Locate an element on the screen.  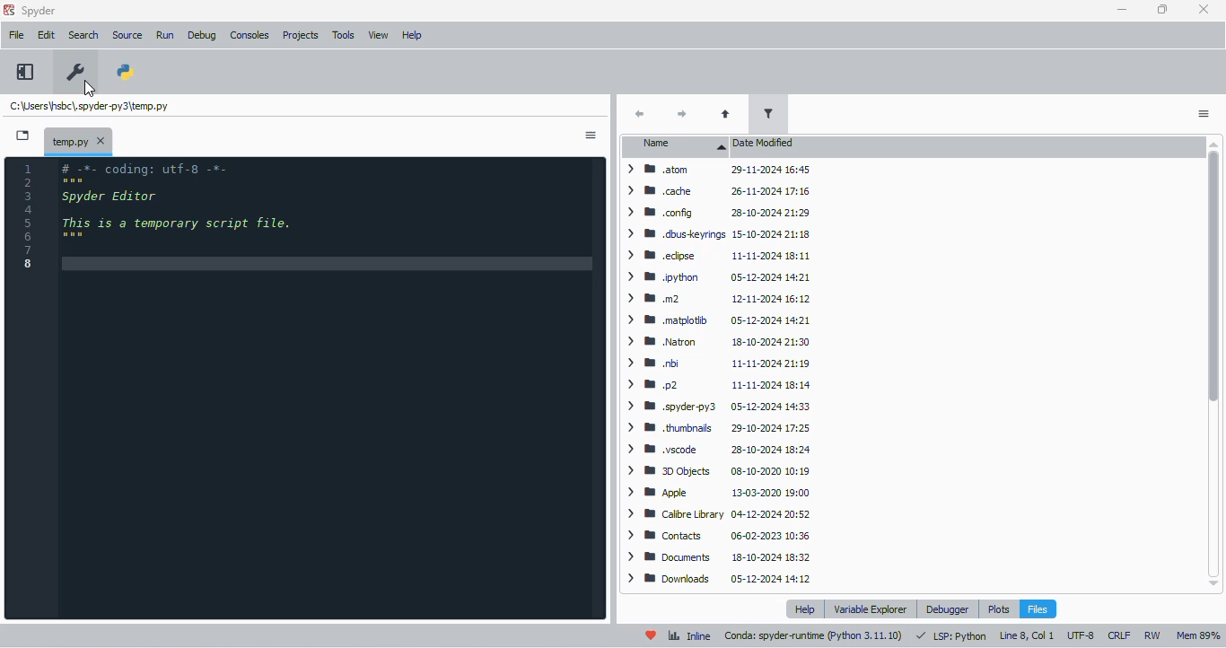
UTF-8 is located at coordinates (1082, 636).